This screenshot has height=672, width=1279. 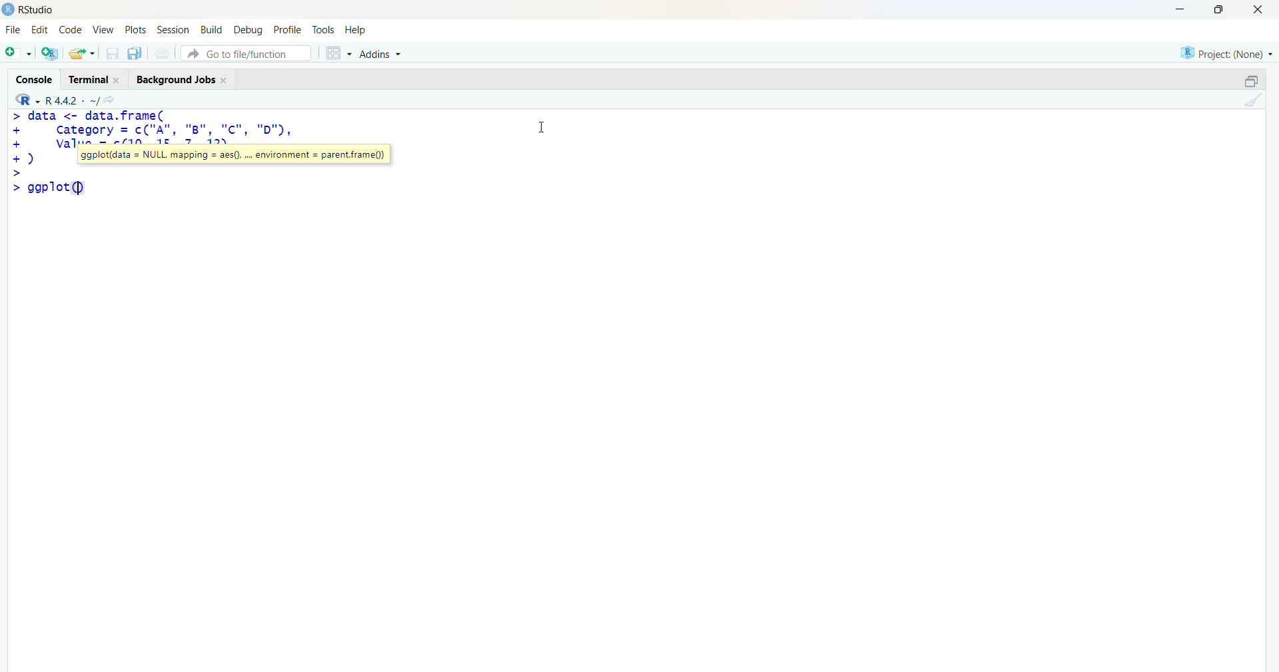 I want to click on Addins, so click(x=383, y=55).